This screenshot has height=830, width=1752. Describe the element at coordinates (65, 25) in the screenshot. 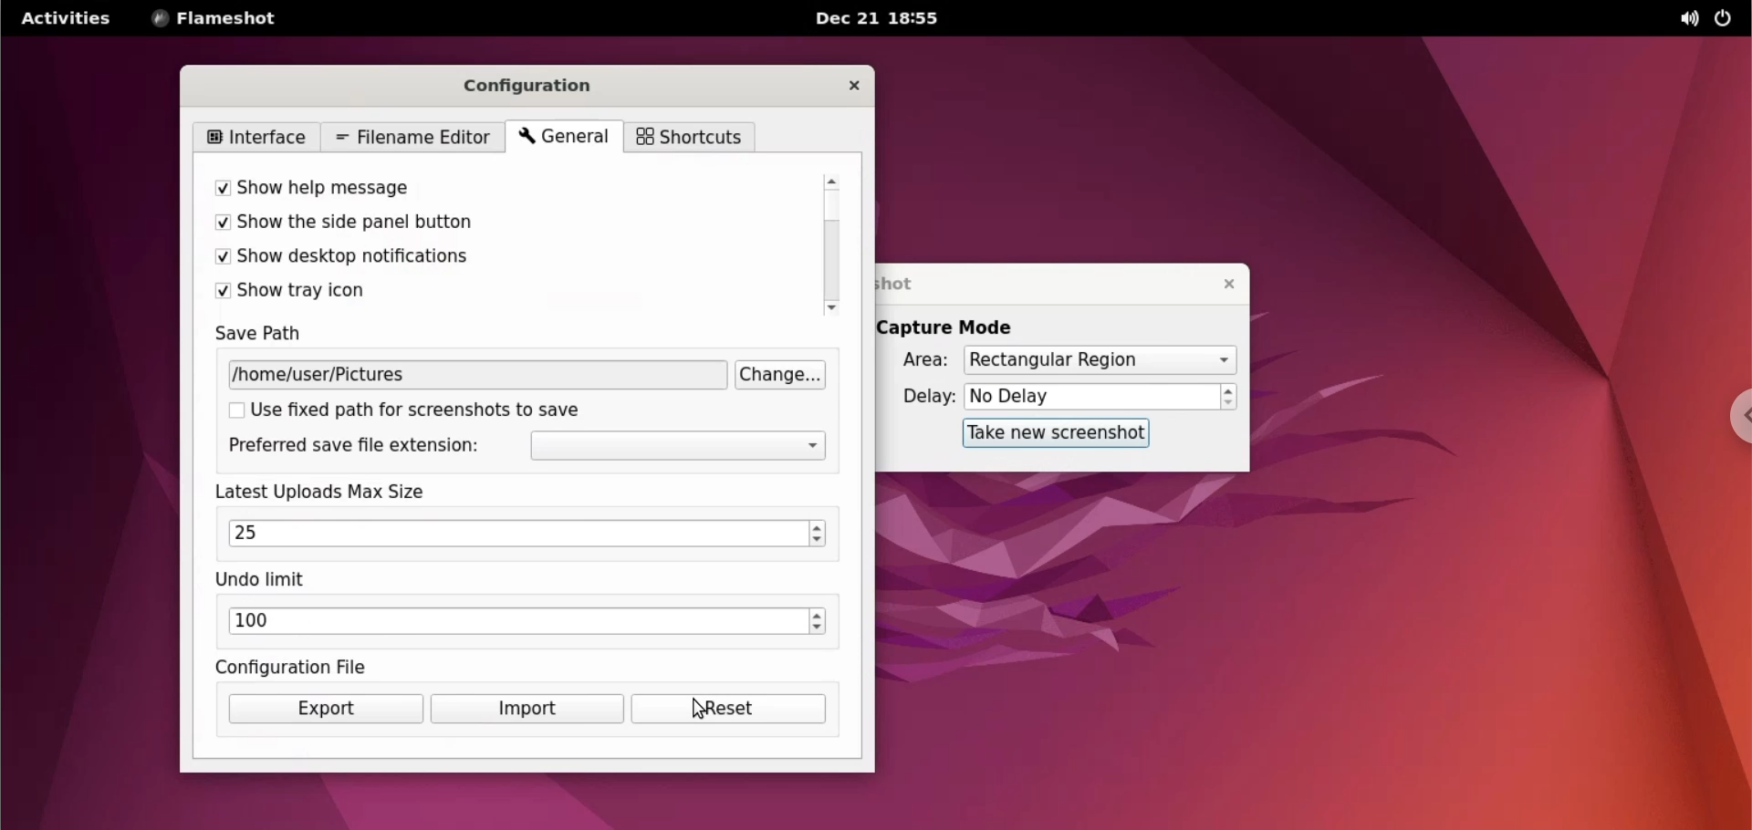

I see `Activities` at that location.